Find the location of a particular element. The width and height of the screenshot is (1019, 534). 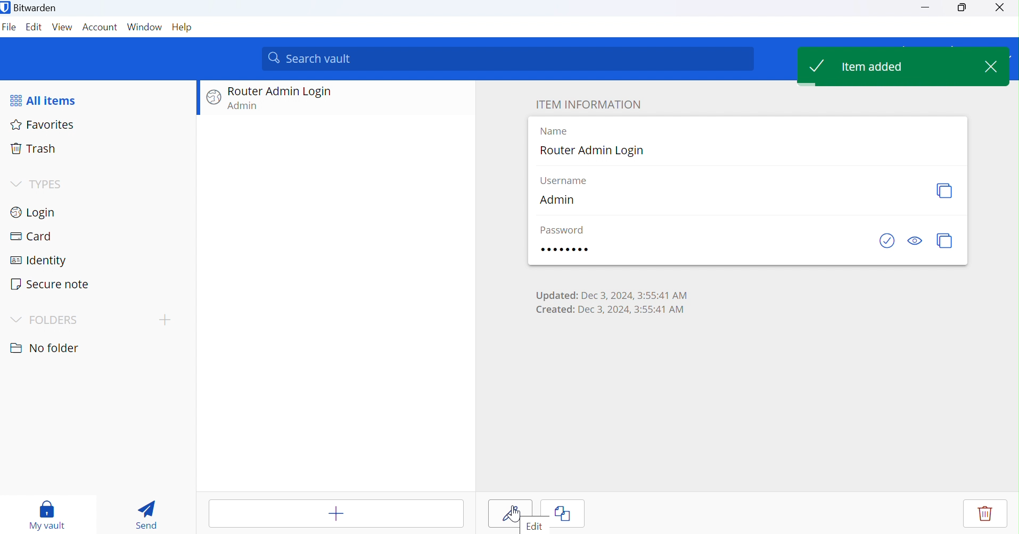

minimize is located at coordinates (926, 9).